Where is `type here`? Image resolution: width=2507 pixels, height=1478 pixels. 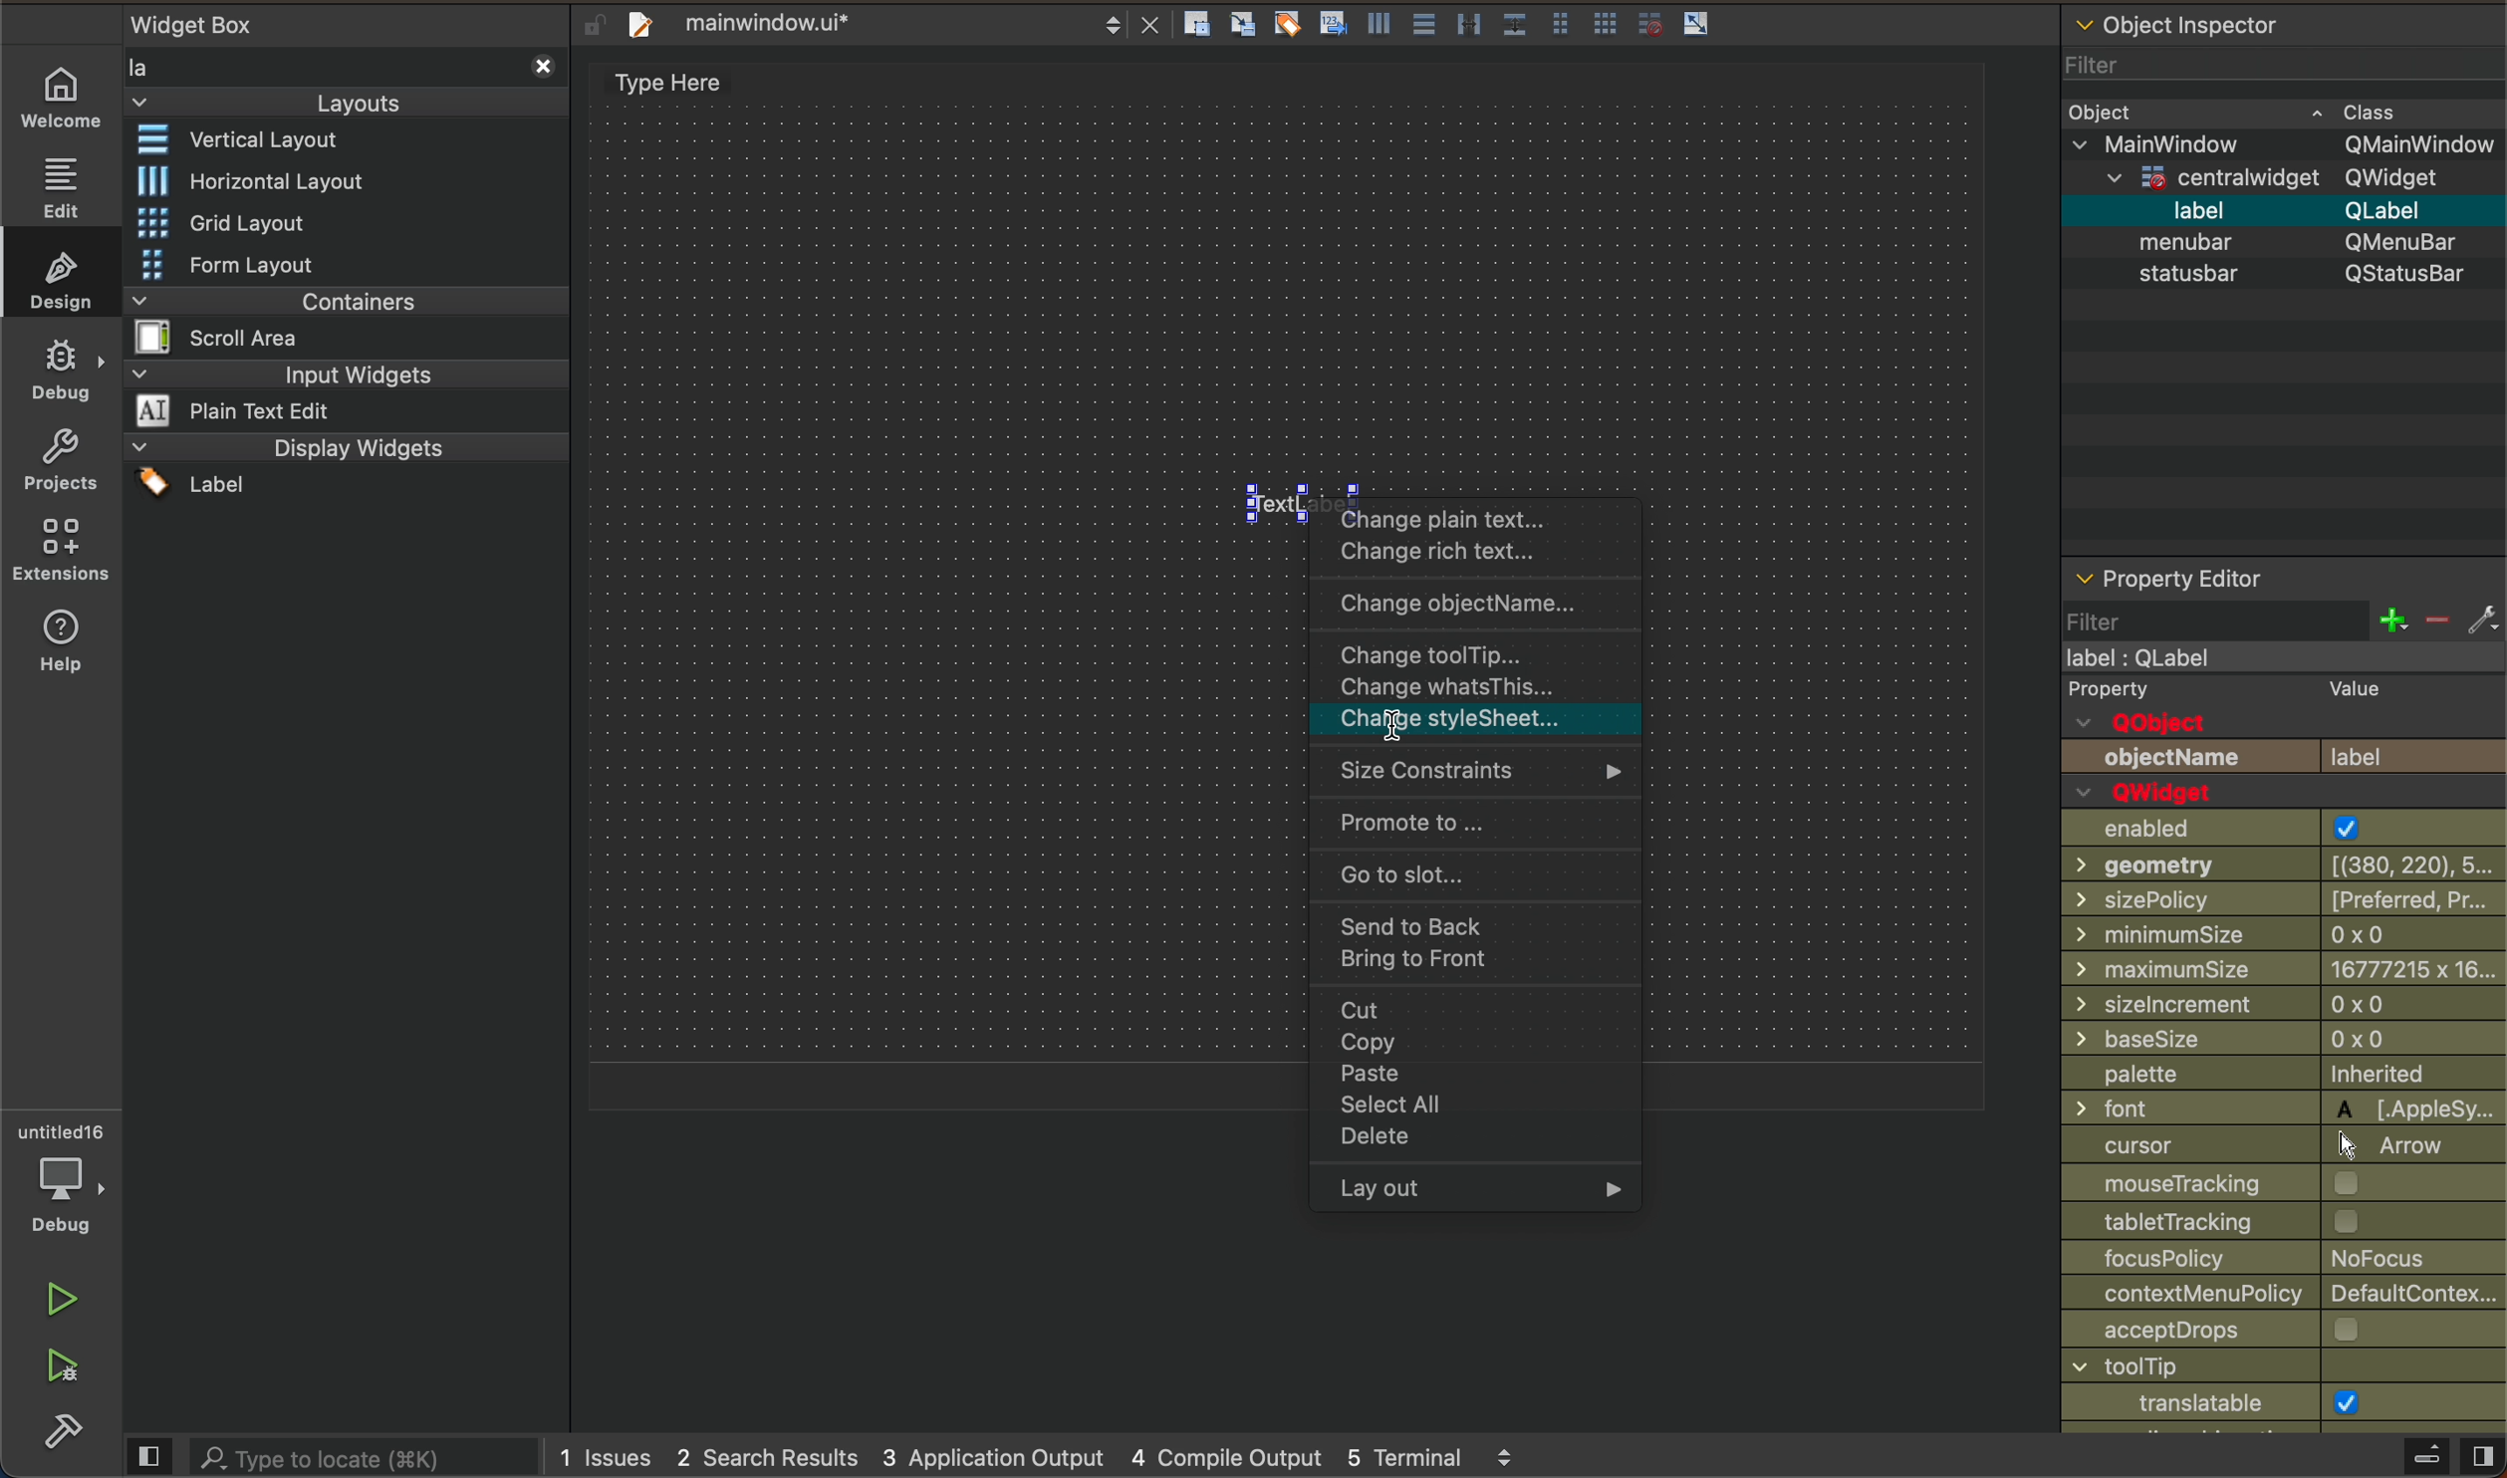
type here is located at coordinates (715, 83).